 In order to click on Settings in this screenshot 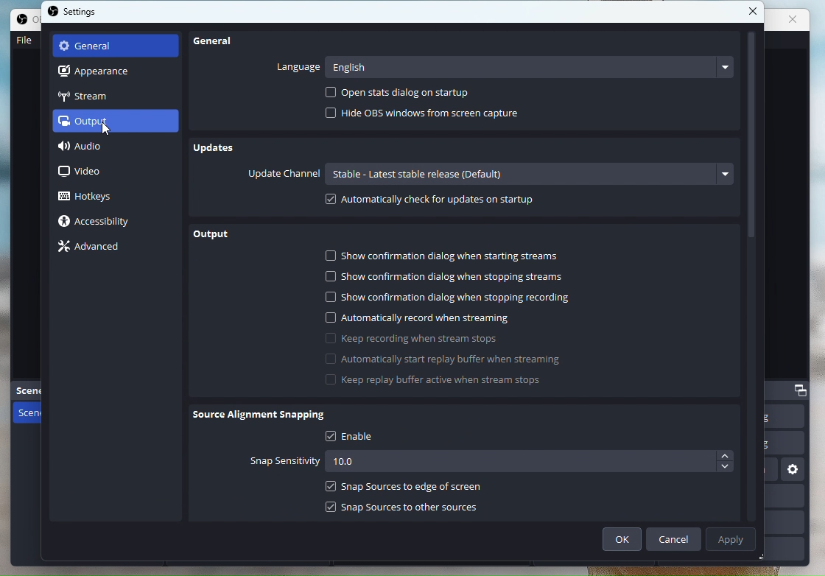, I will do `click(76, 12)`.